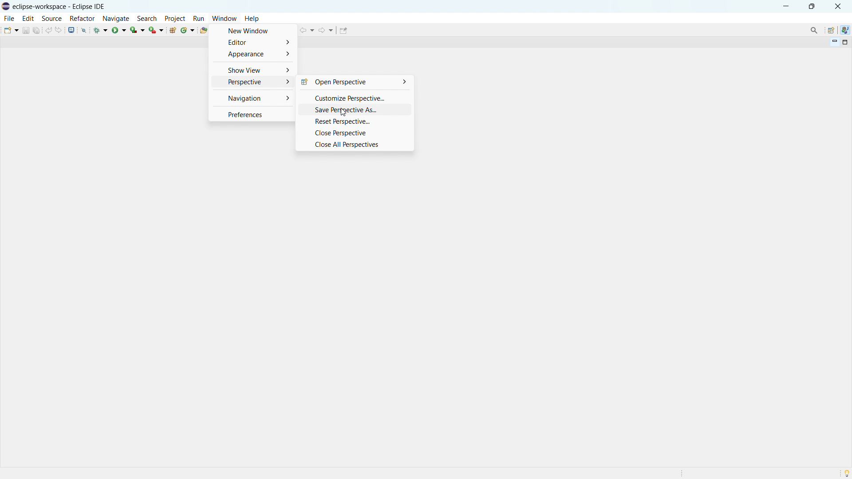 The image size is (852, 479). I want to click on new java class, so click(188, 30).